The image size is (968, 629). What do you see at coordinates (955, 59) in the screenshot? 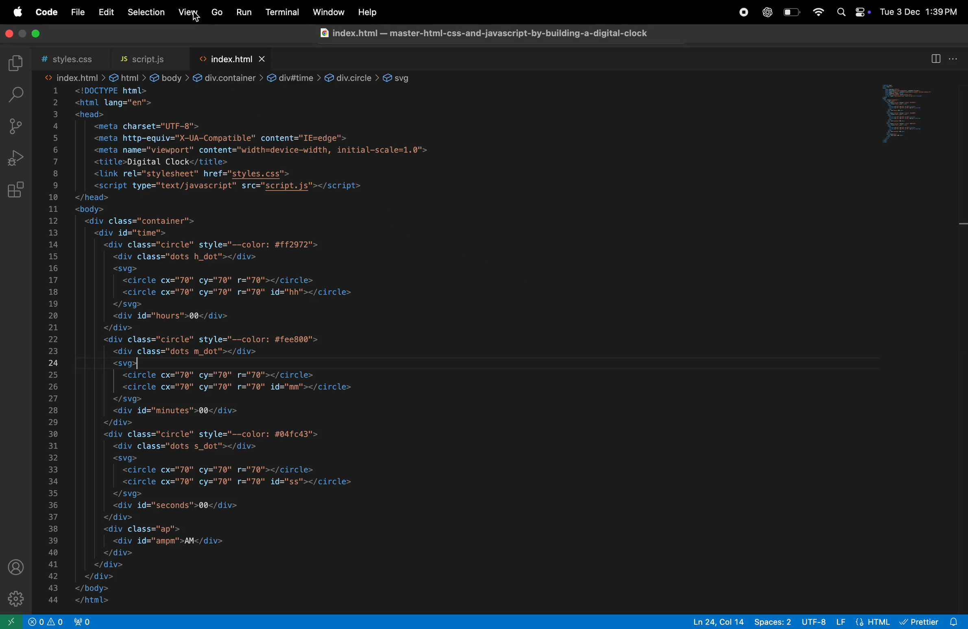
I see `more actions` at bounding box center [955, 59].